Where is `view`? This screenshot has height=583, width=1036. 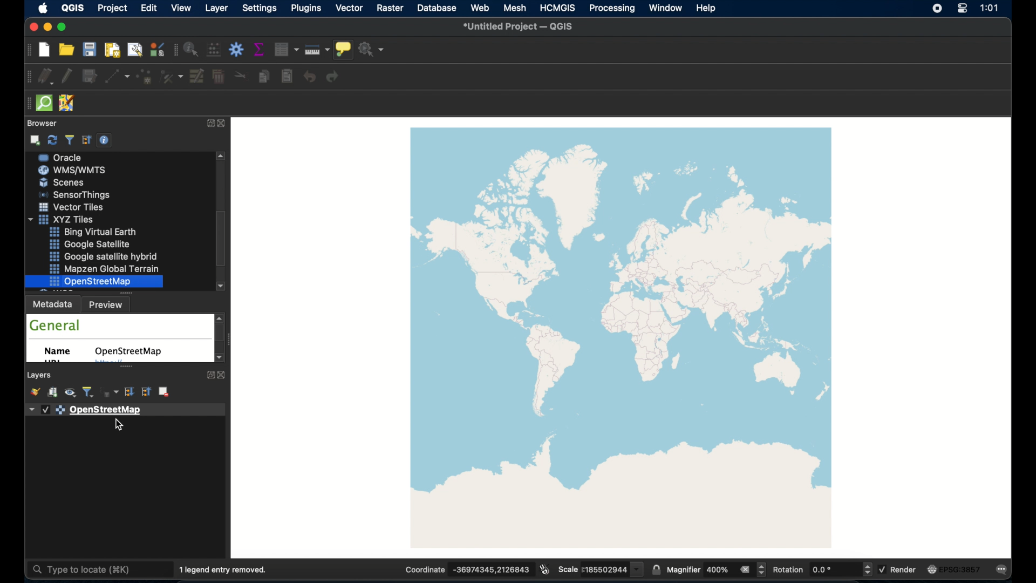 view is located at coordinates (182, 8).